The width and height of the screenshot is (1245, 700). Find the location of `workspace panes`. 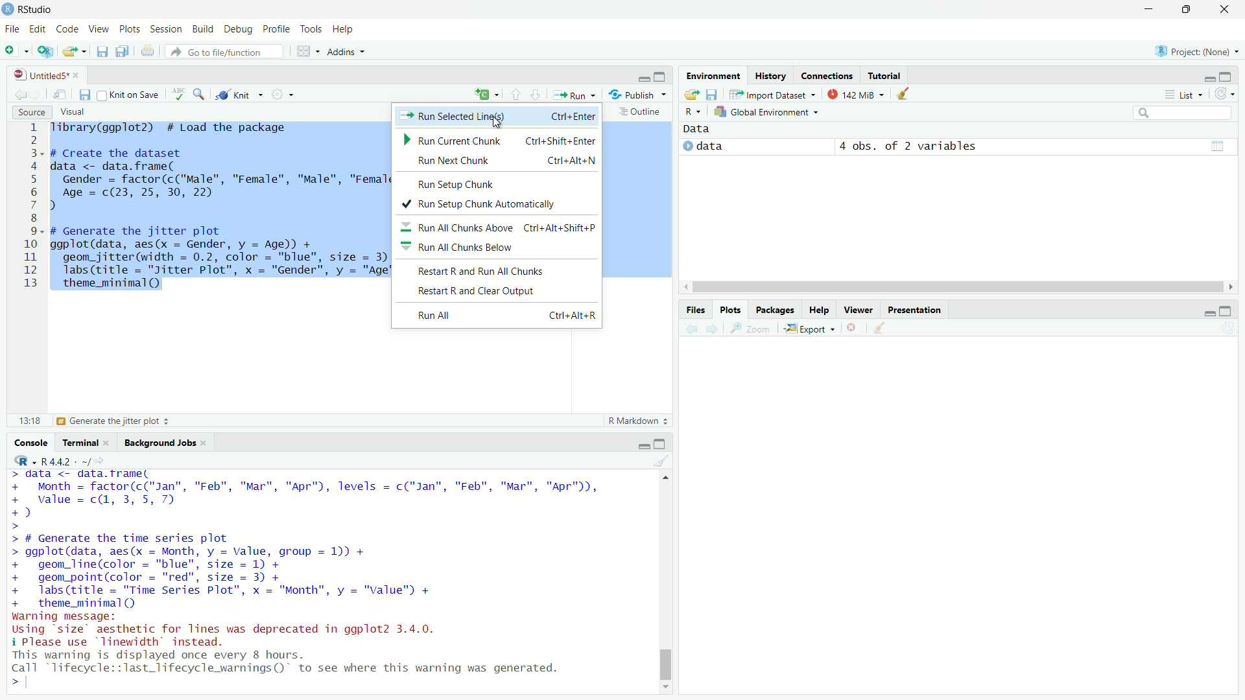

workspace panes is located at coordinates (307, 51).